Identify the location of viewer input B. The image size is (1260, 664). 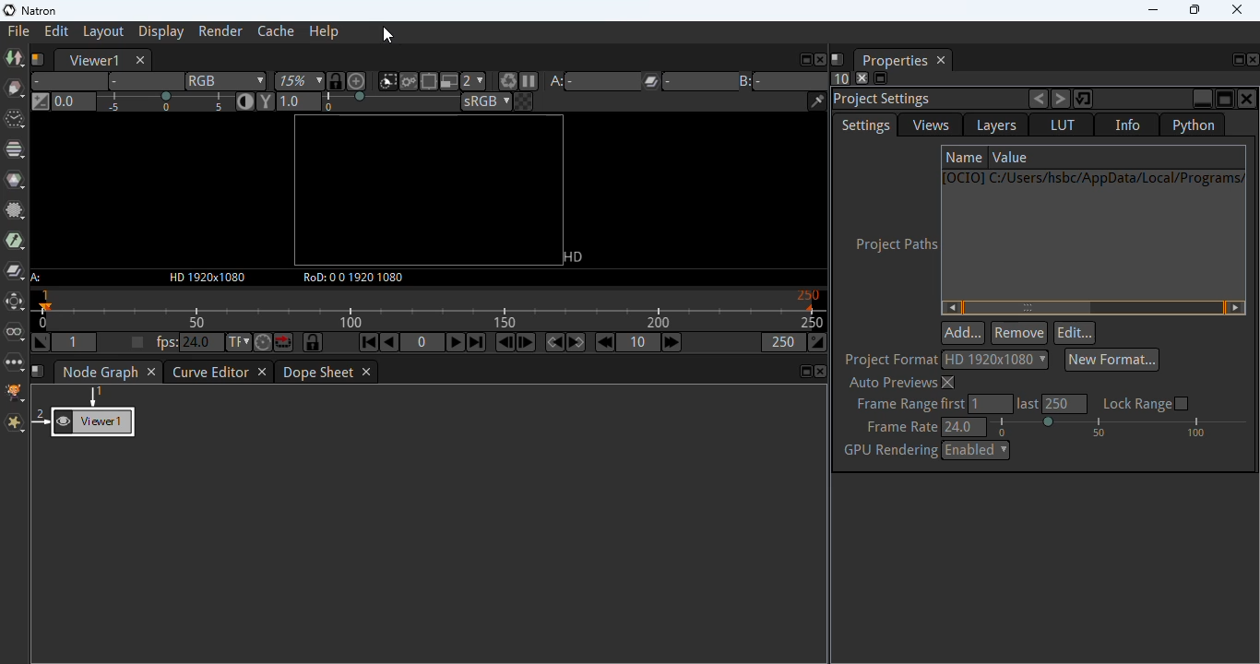
(784, 80).